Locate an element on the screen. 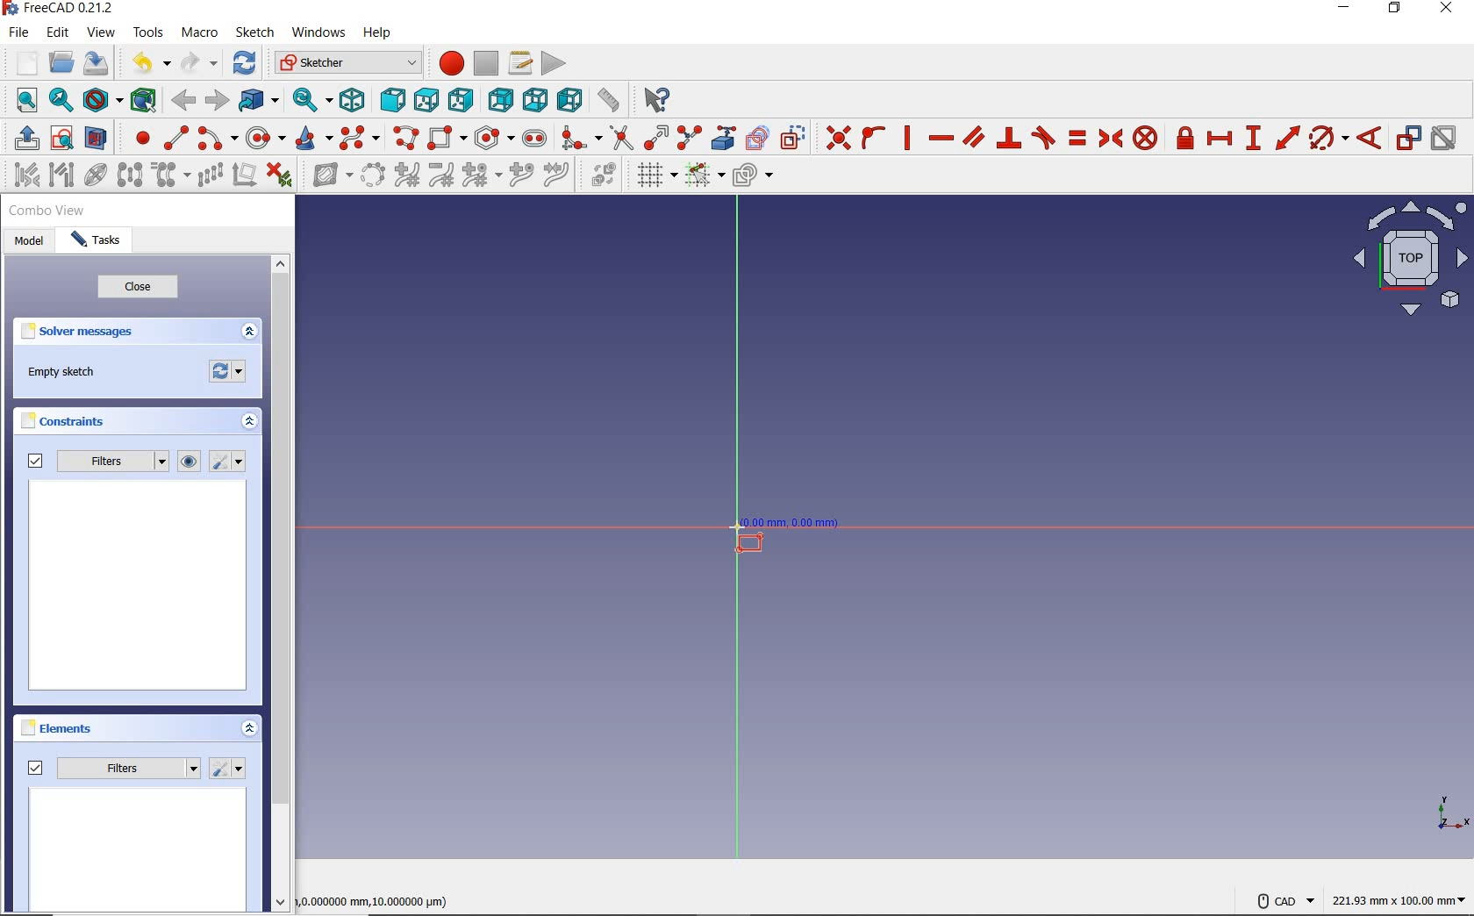 This screenshot has width=1474, height=916. refresh is located at coordinates (244, 63).